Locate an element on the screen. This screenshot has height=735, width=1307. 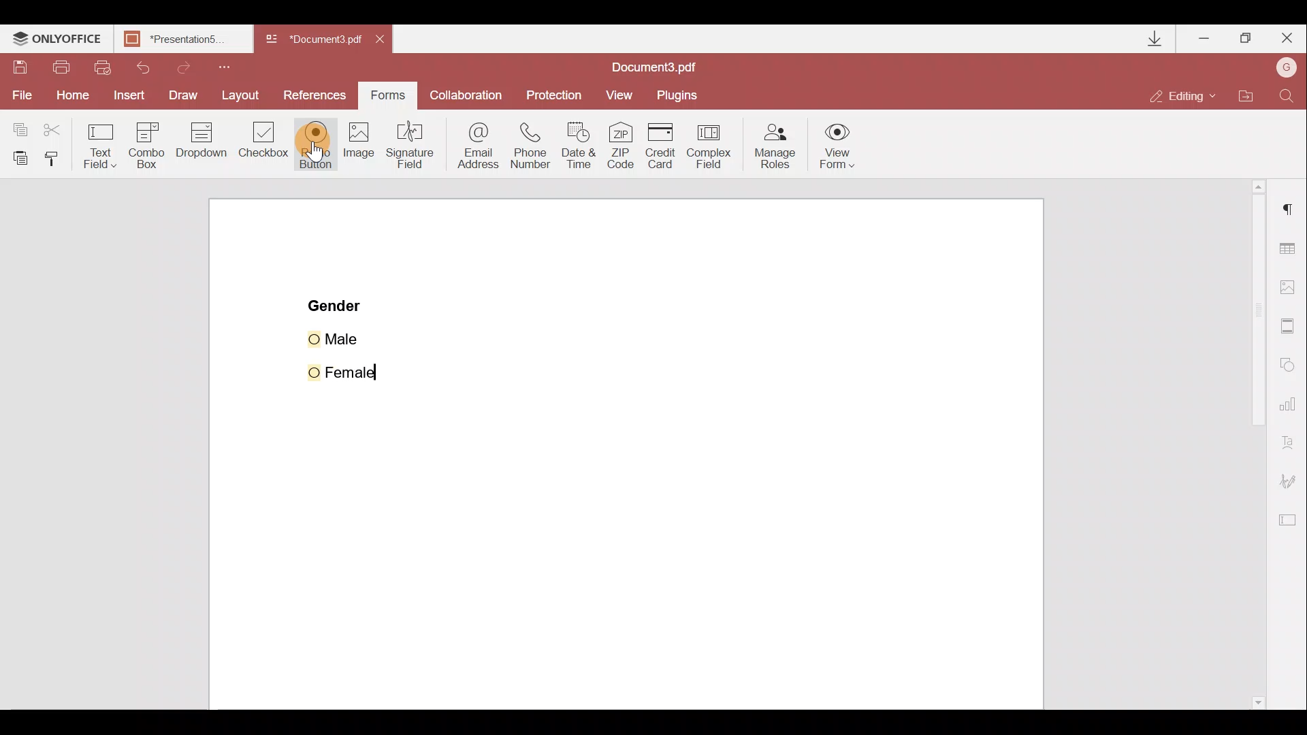
ONLYOFFICE is located at coordinates (57, 40).